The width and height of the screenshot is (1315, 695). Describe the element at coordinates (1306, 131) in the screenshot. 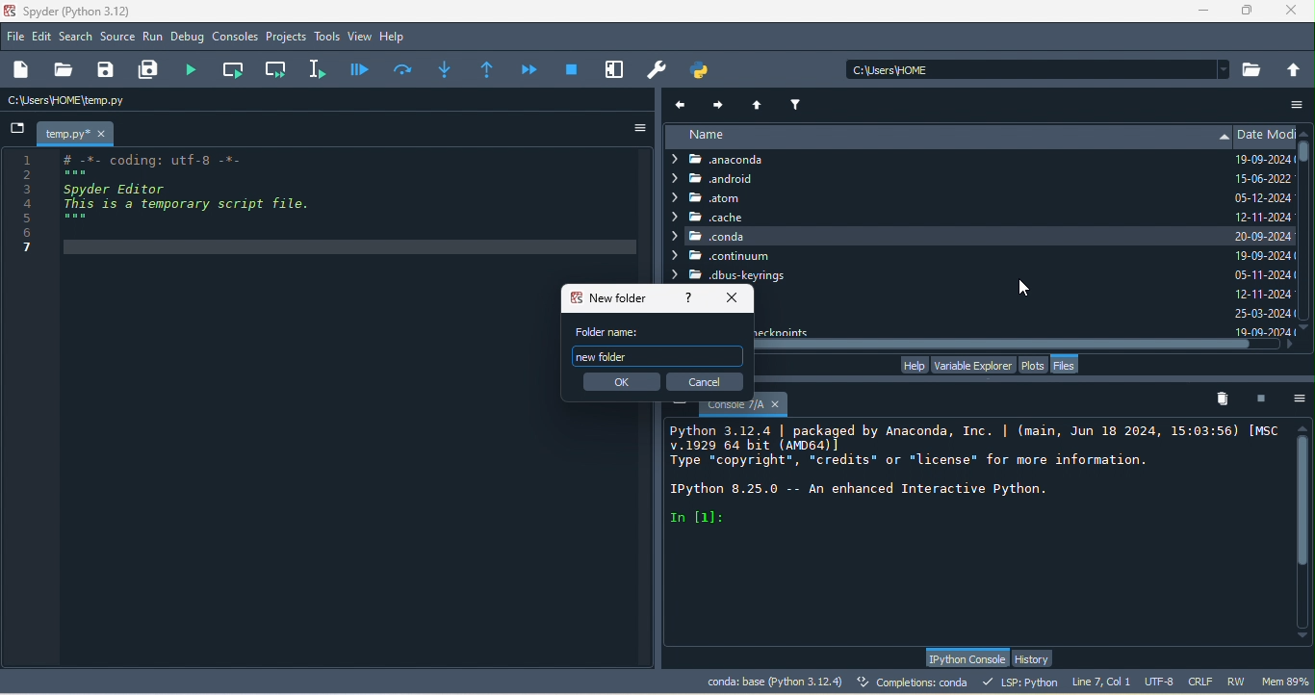

I see `scroll up` at that location.